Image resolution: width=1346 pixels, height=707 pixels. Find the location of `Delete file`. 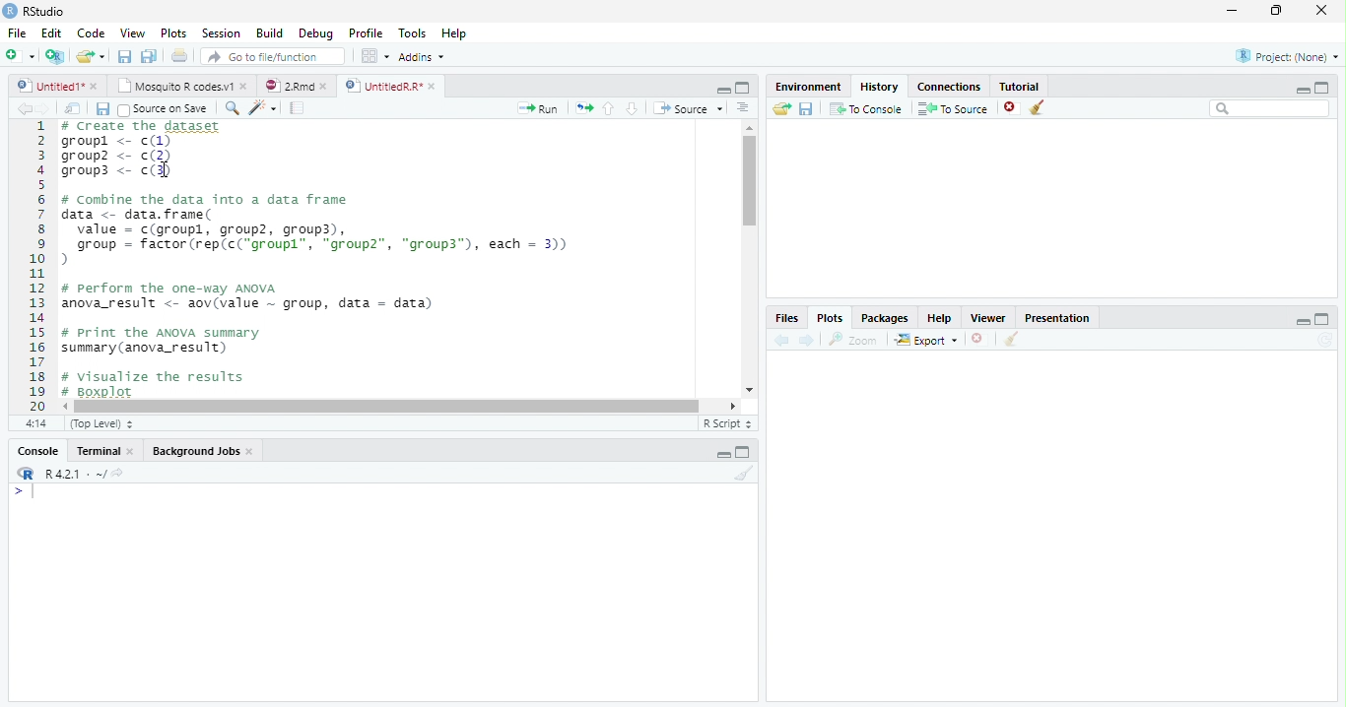

Delete file is located at coordinates (1013, 107).